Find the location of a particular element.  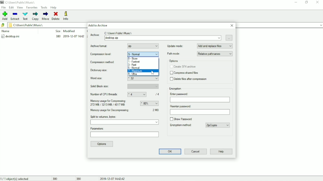

Add is located at coordinates (5, 16).